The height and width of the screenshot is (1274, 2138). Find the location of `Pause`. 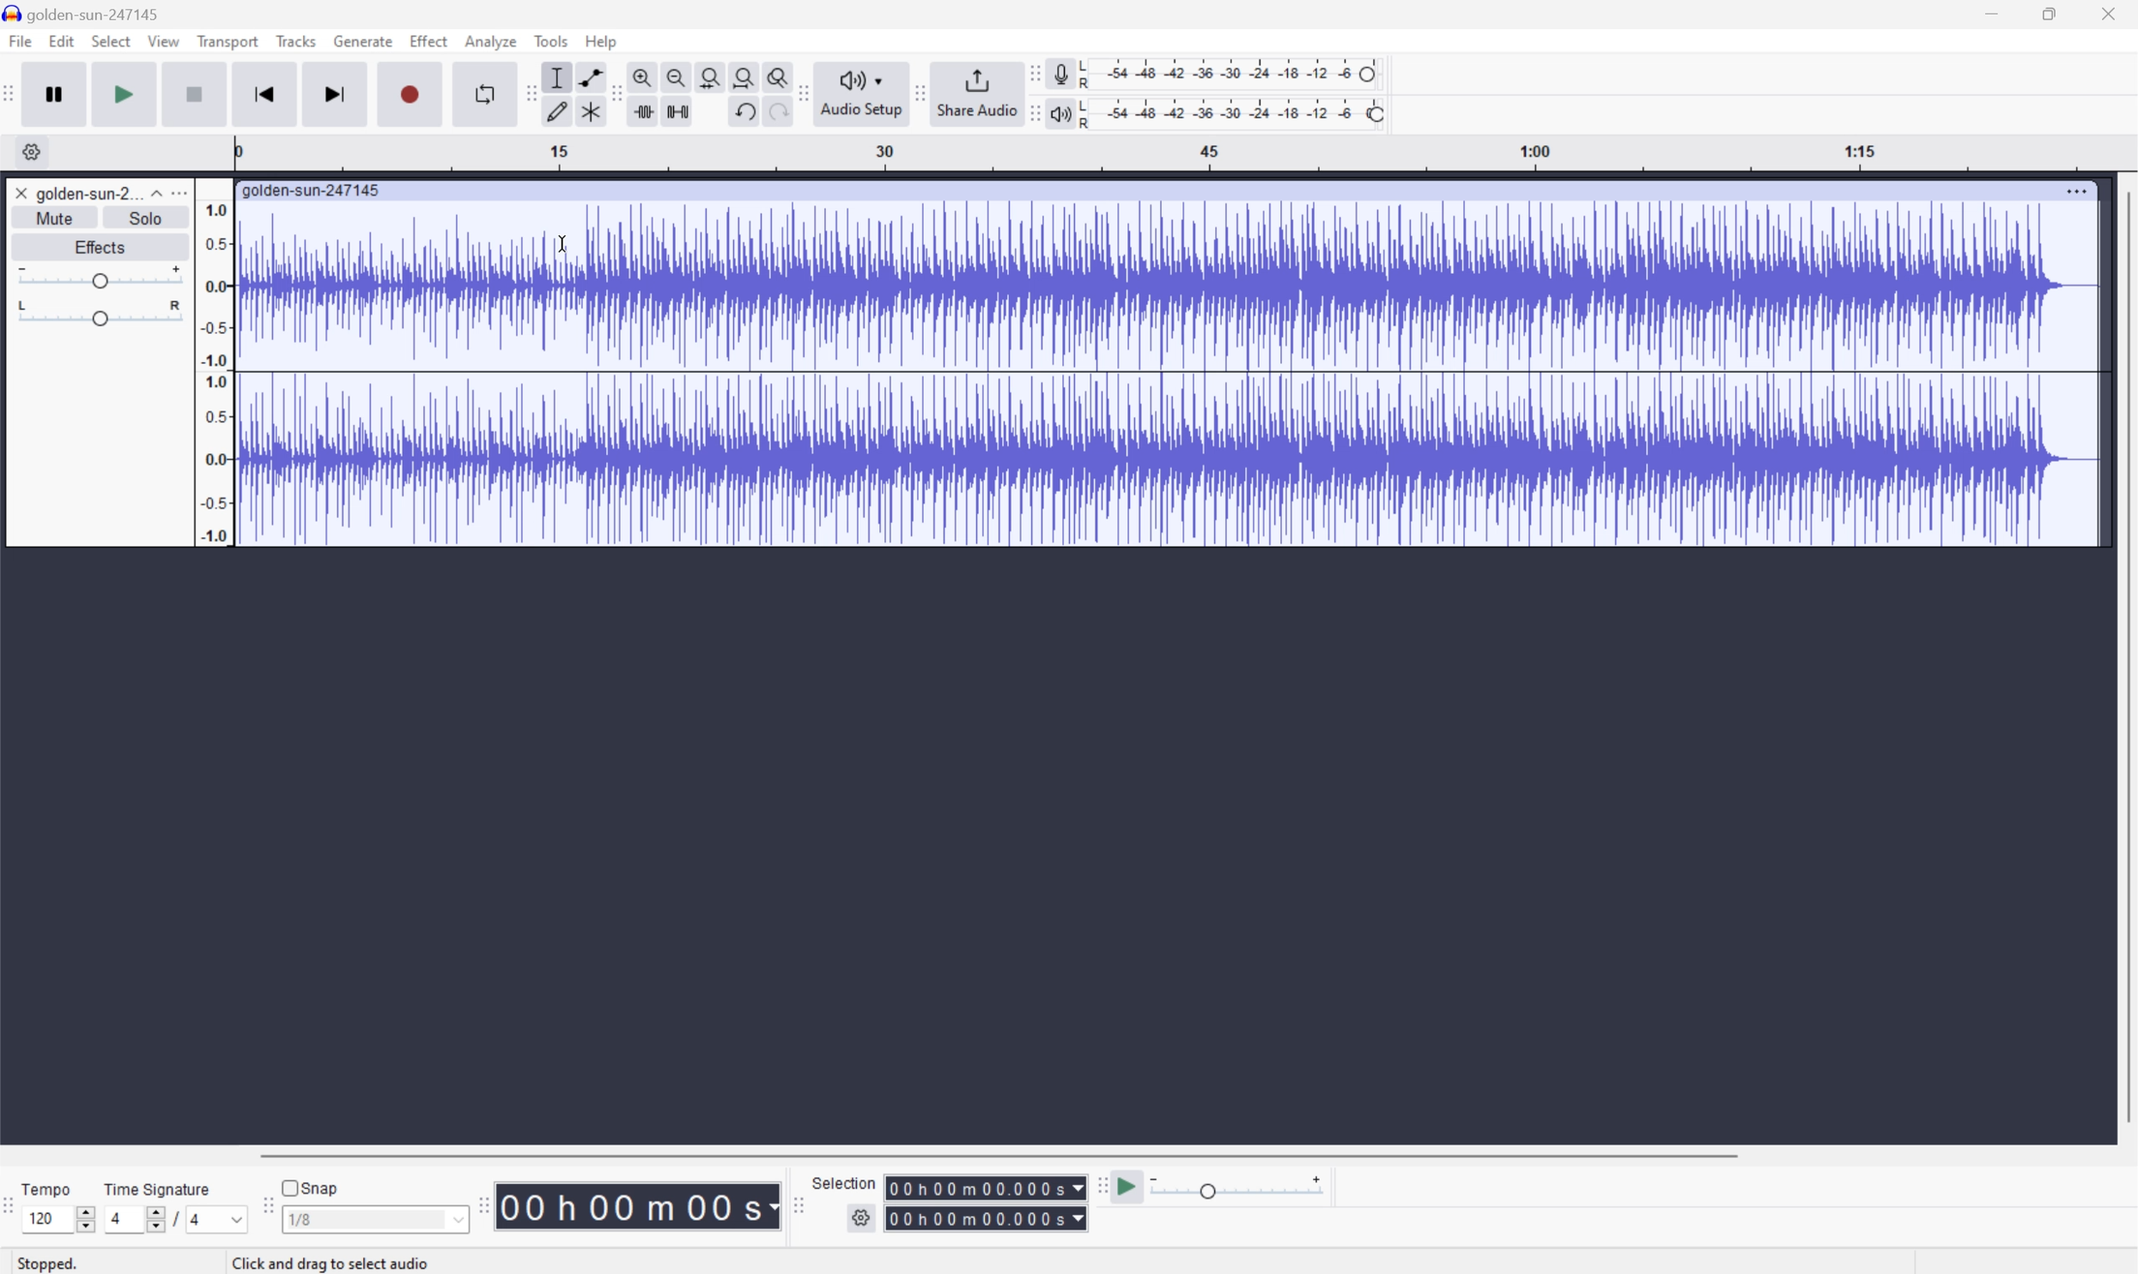

Pause is located at coordinates (53, 94).